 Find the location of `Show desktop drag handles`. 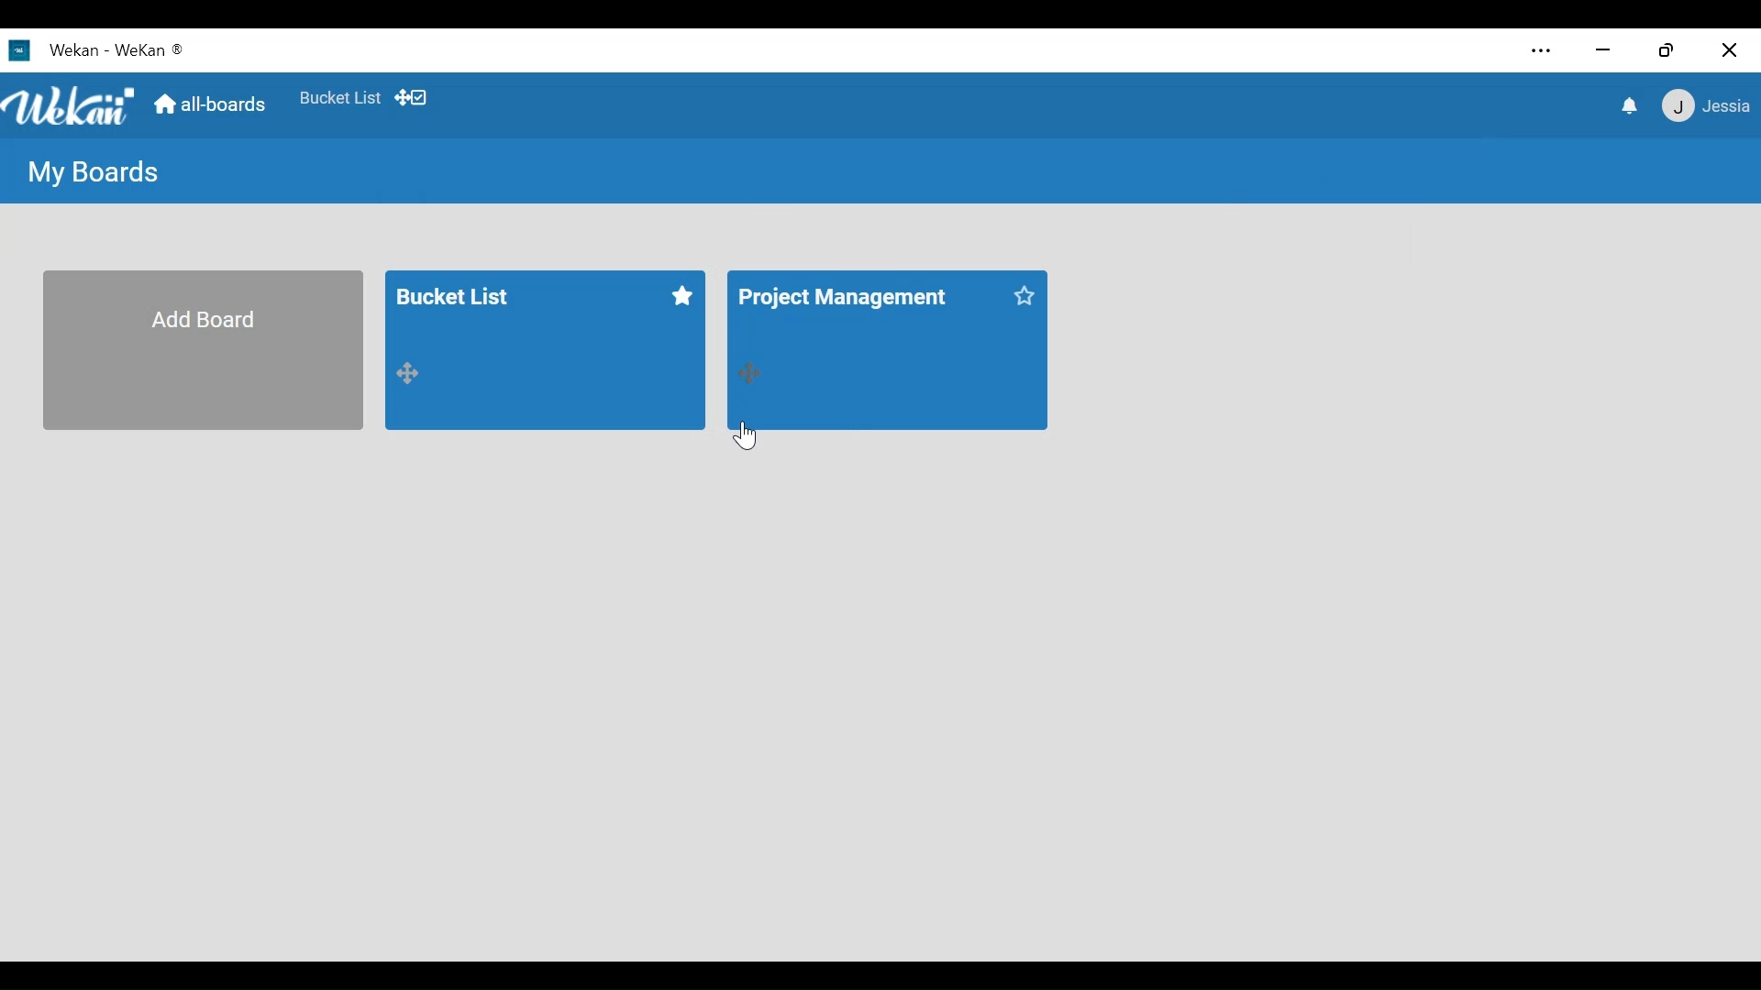

Show desktop drag handles is located at coordinates (415, 98).